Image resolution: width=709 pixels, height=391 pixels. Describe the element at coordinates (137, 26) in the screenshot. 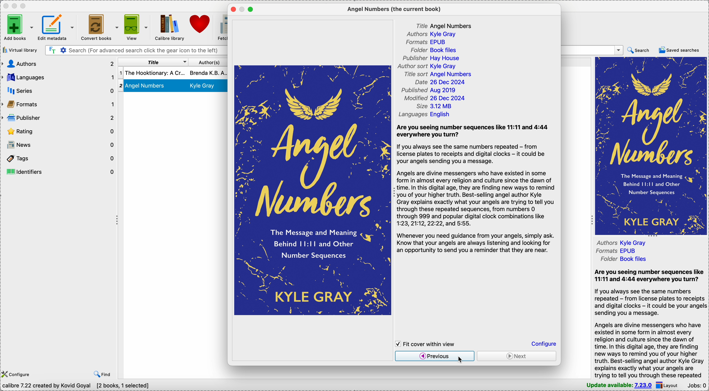

I see `view` at that location.